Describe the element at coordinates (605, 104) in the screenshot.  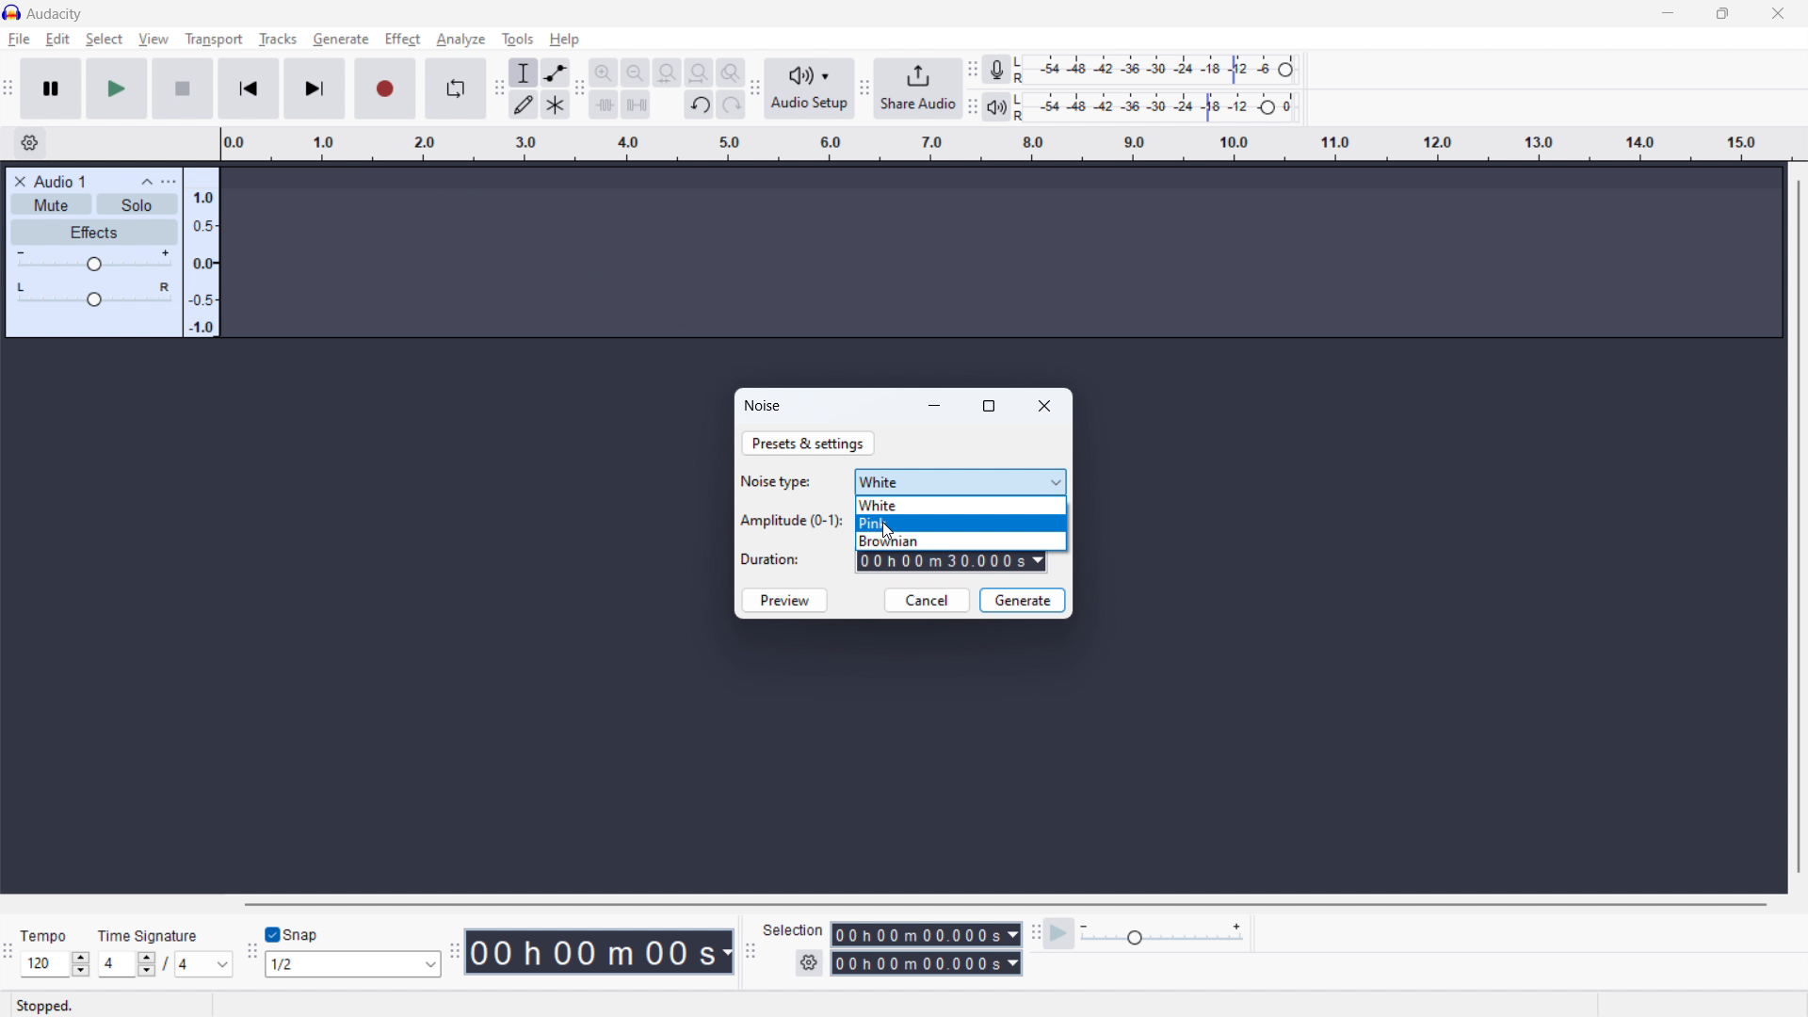
I see `trim audio outside selction` at that location.